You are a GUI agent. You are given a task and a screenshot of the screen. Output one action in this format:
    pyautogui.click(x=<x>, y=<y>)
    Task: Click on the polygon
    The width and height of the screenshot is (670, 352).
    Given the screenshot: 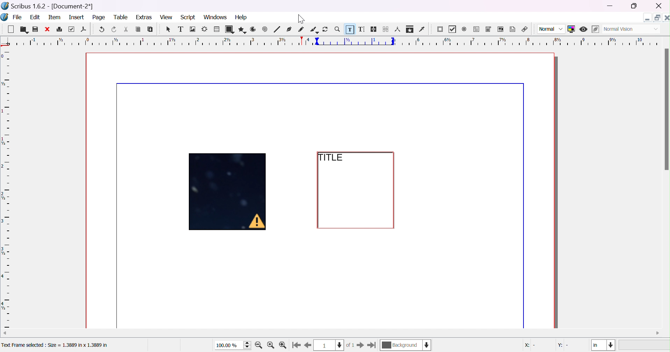 What is the action you would take?
    pyautogui.click(x=242, y=29)
    